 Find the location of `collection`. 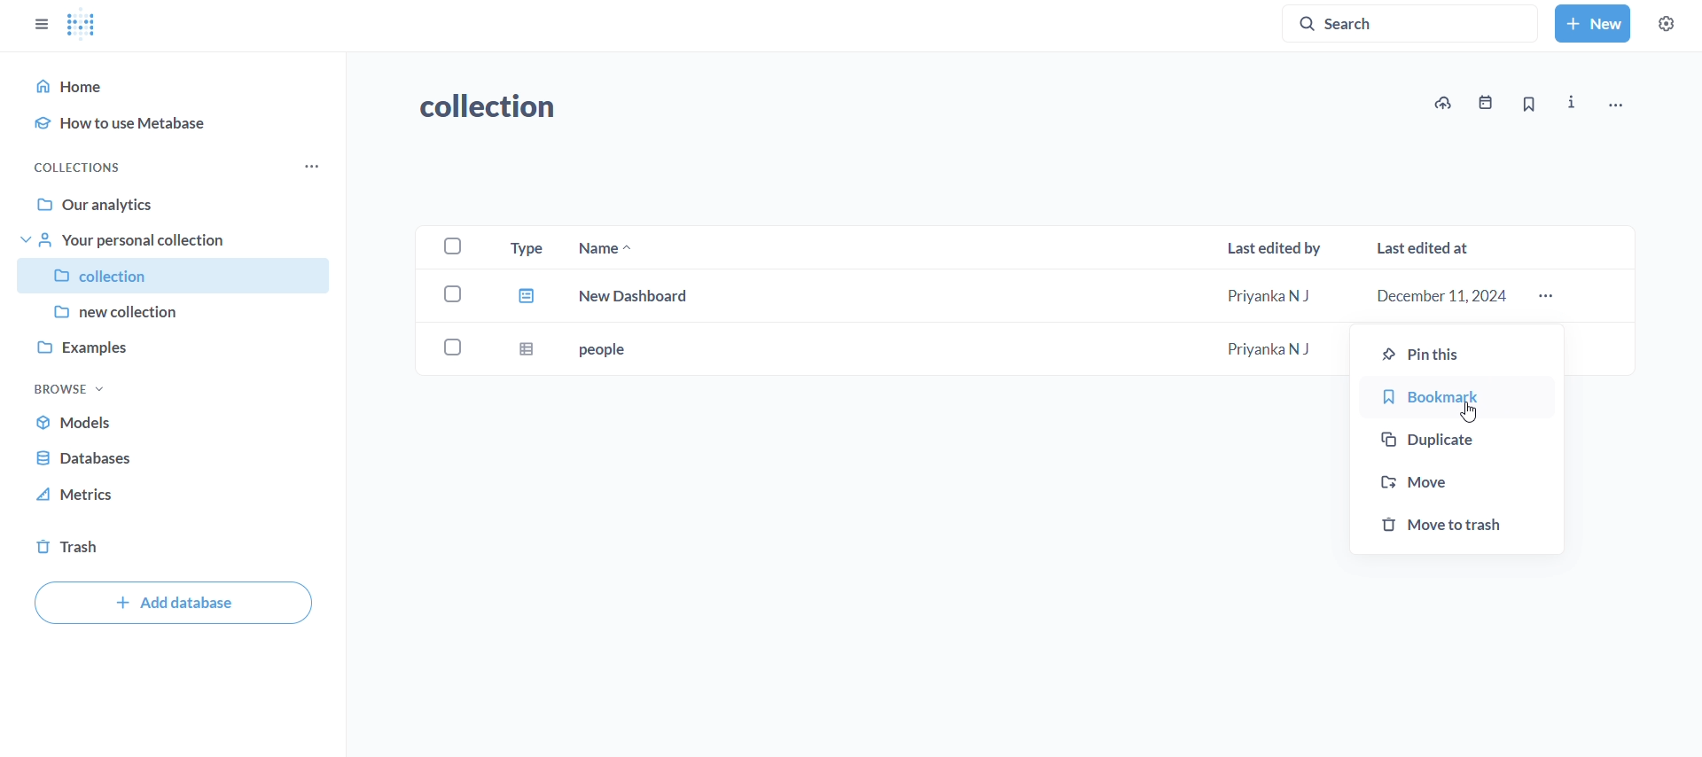

collection is located at coordinates (176, 276).